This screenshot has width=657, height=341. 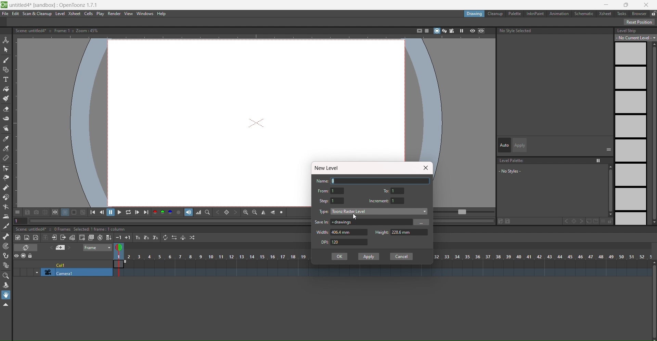 What do you see at coordinates (98, 248) in the screenshot?
I see `frame` at bounding box center [98, 248].